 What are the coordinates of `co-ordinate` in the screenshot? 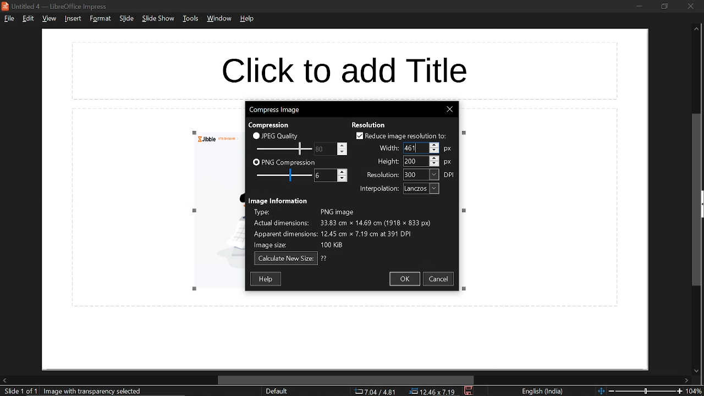 It's located at (375, 392).